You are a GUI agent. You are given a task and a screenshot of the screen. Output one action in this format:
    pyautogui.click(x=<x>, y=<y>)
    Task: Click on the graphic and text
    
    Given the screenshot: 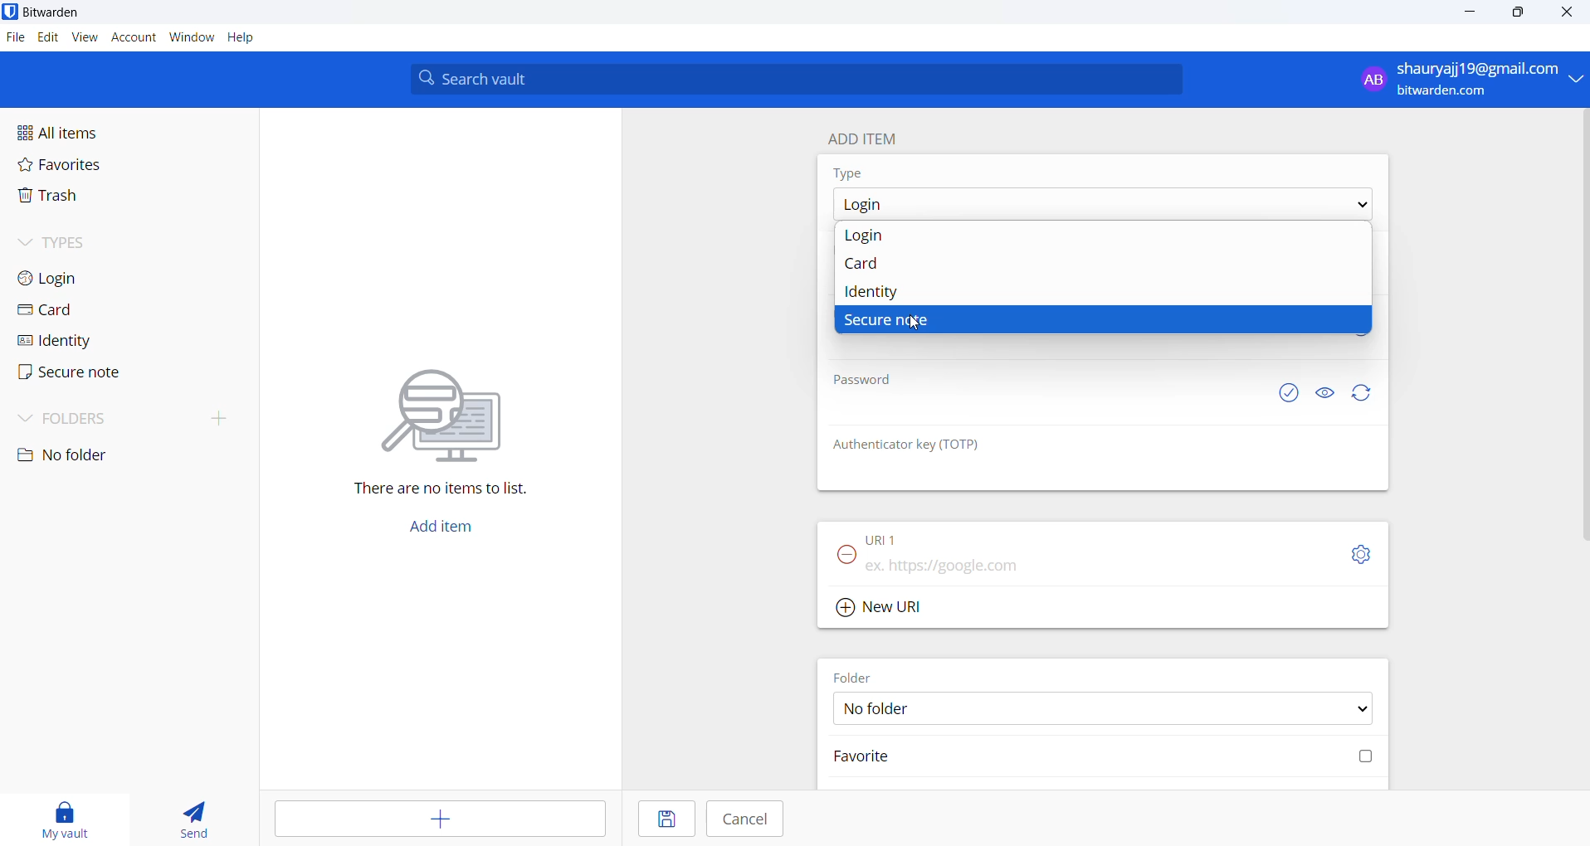 What is the action you would take?
    pyautogui.click(x=444, y=421)
    